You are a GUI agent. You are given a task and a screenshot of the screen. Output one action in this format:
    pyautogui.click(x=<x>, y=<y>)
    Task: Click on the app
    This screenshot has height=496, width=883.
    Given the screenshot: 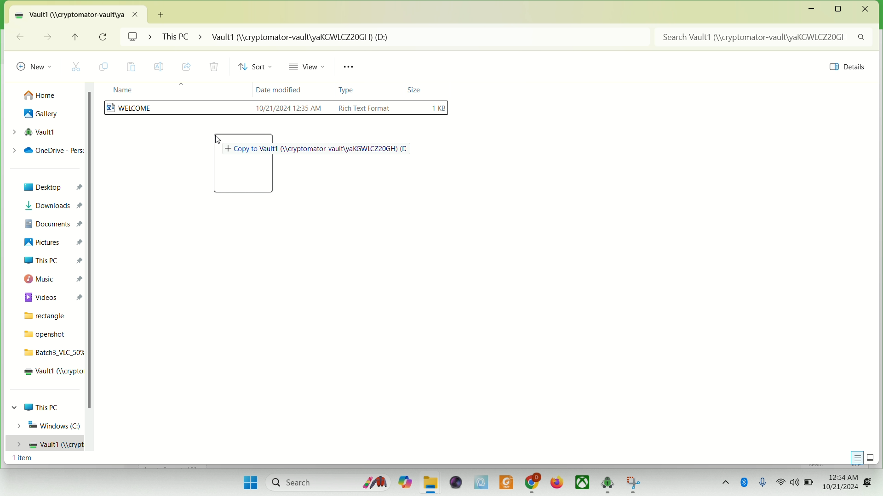 What is the action you would take?
    pyautogui.click(x=633, y=484)
    